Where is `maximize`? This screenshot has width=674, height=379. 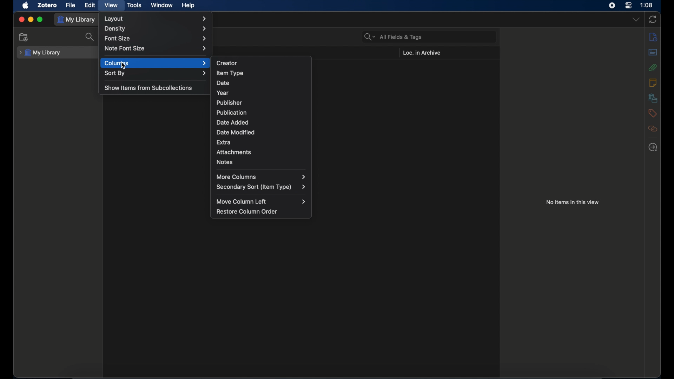
maximize is located at coordinates (40, 19).